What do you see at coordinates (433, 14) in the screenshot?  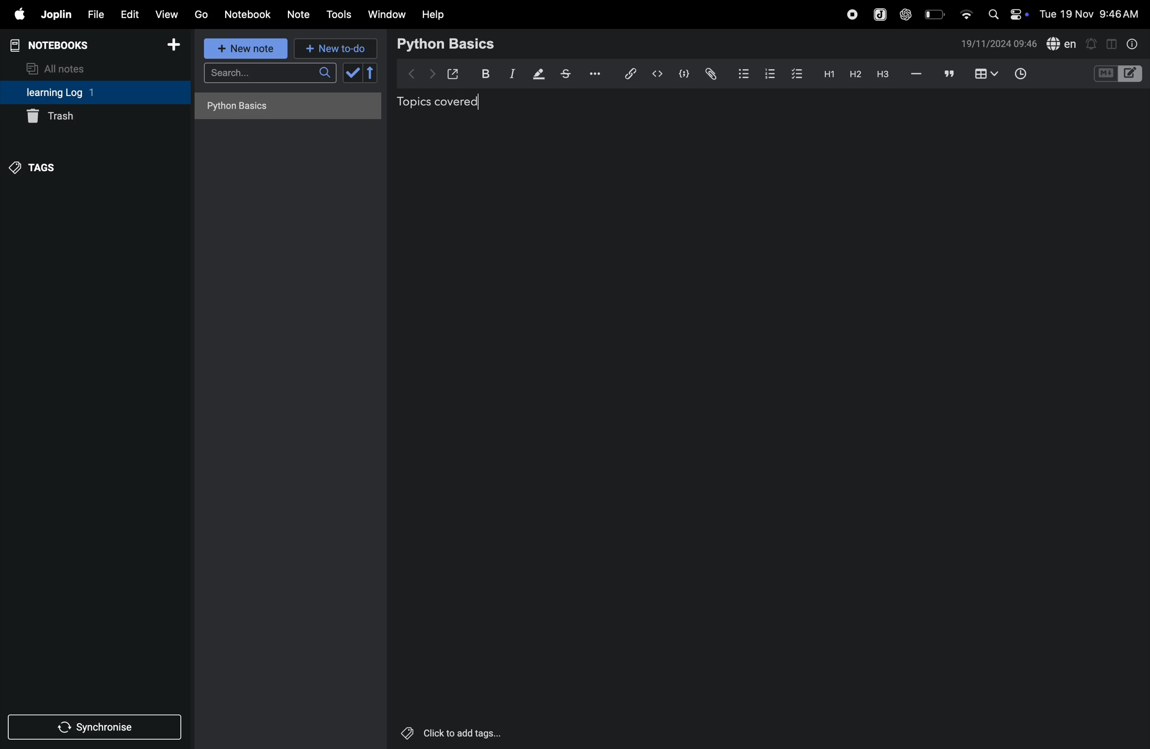 I see `help` at bounding box center [433, 14].